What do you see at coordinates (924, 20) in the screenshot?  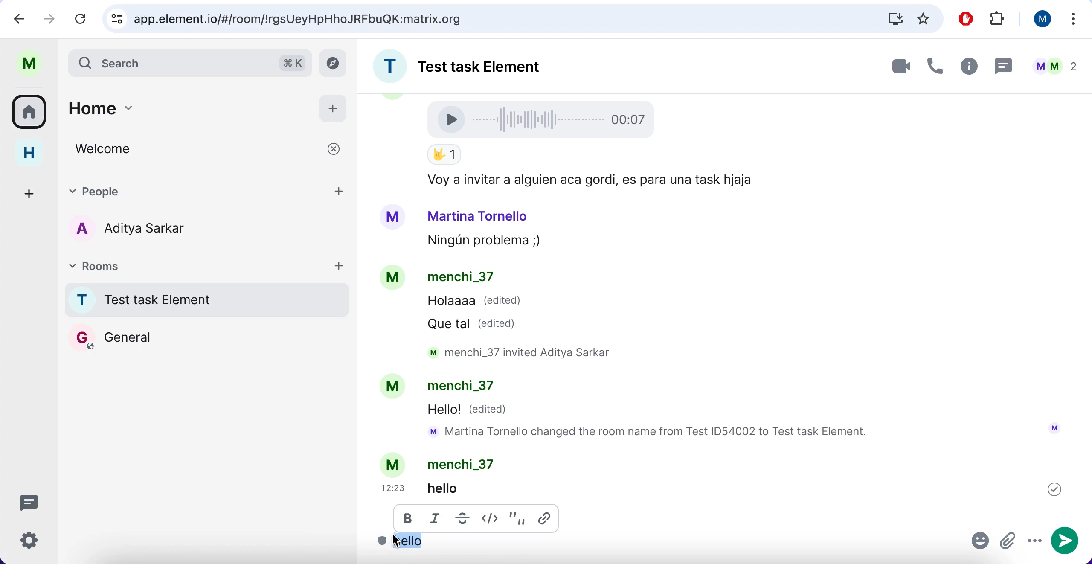 I see `favorites` at bounding box center [924, 20].